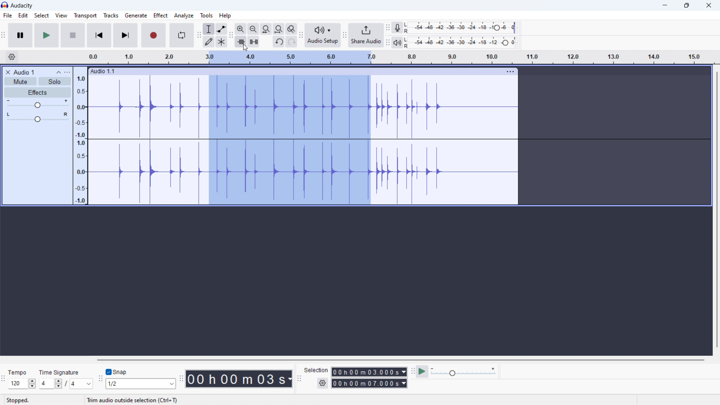  What do you see at coordinates (20, 81) in the screenshot?
I see `mute` at bounding box center [20, 81].